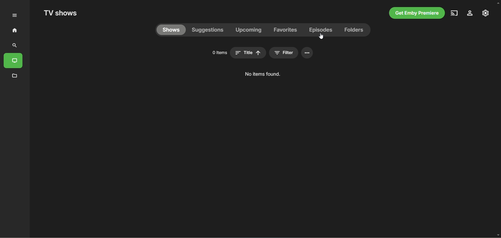 This screenshot has height=238, width=501. I want to click on cursor, so click(321, 36).